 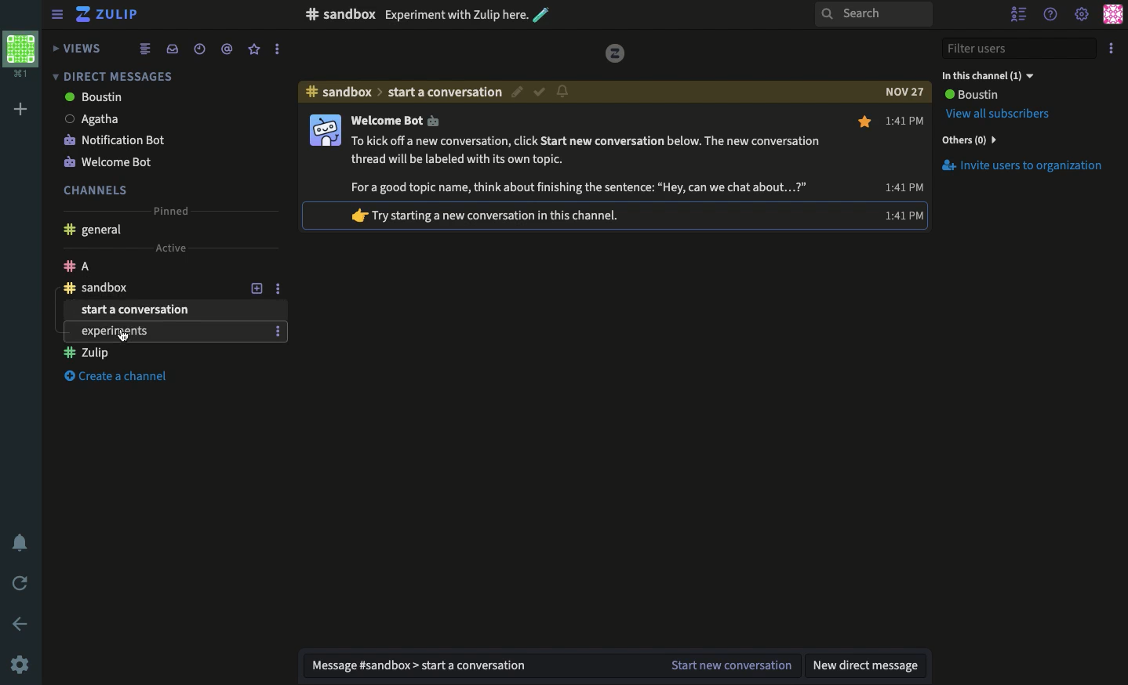 I want to click on Views, so click(x=79, y=48).